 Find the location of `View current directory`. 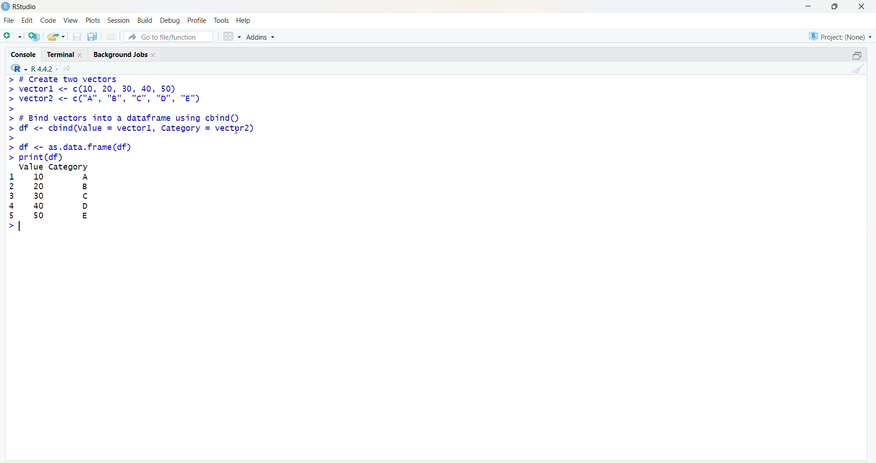

View current directory is located at coordinates (68, 69).